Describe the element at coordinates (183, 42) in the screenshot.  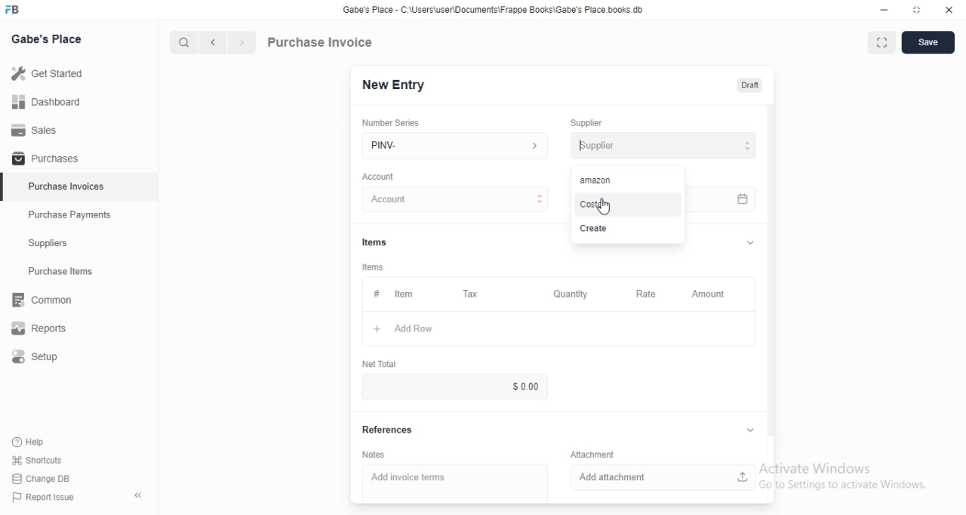
I see `Search` at that location.